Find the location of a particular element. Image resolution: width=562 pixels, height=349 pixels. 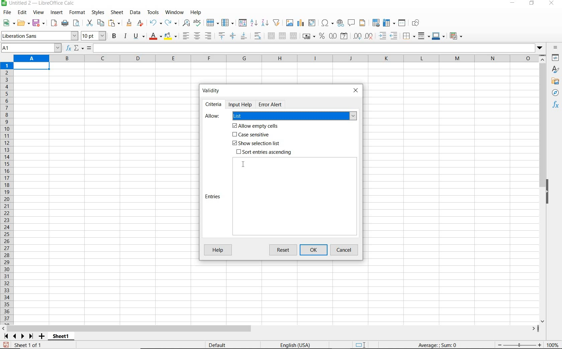

unmerge cells is located at coordinates (293, 36).